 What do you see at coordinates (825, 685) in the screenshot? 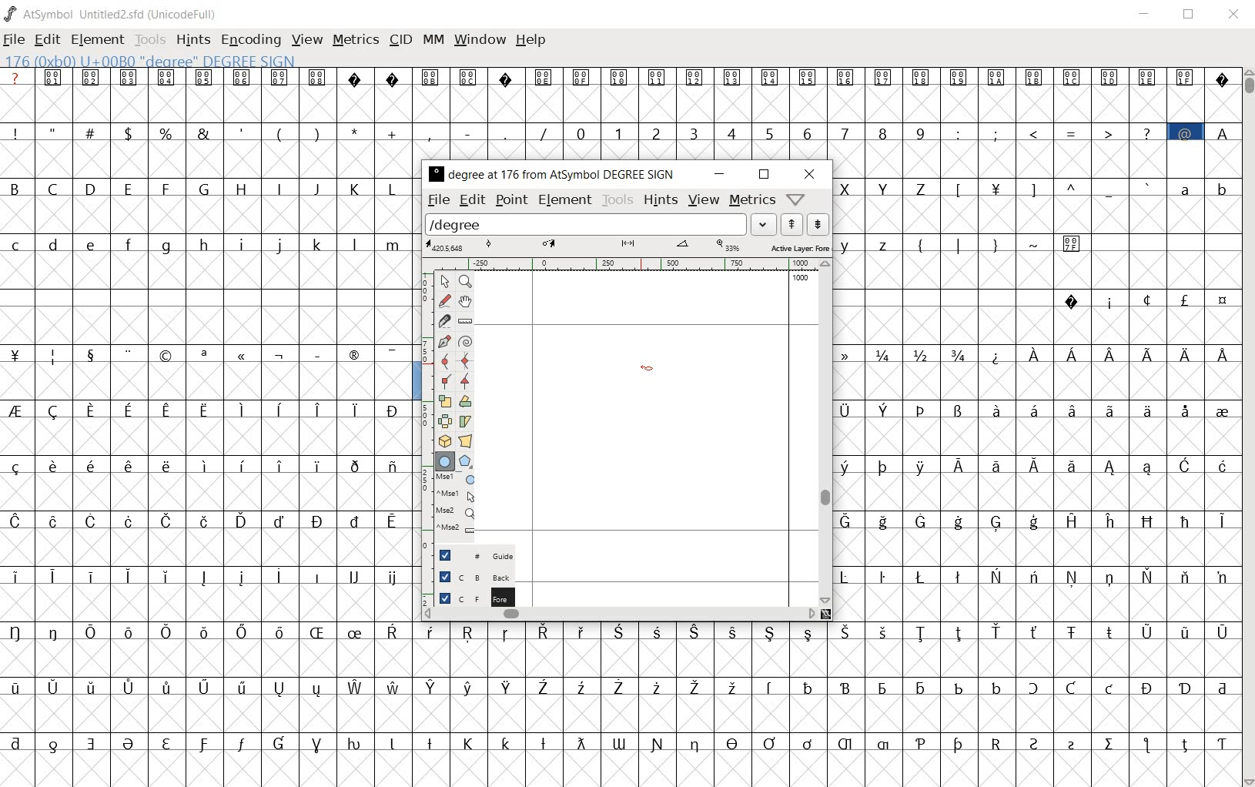
I see `special letters` at bounding box center [825, 685].